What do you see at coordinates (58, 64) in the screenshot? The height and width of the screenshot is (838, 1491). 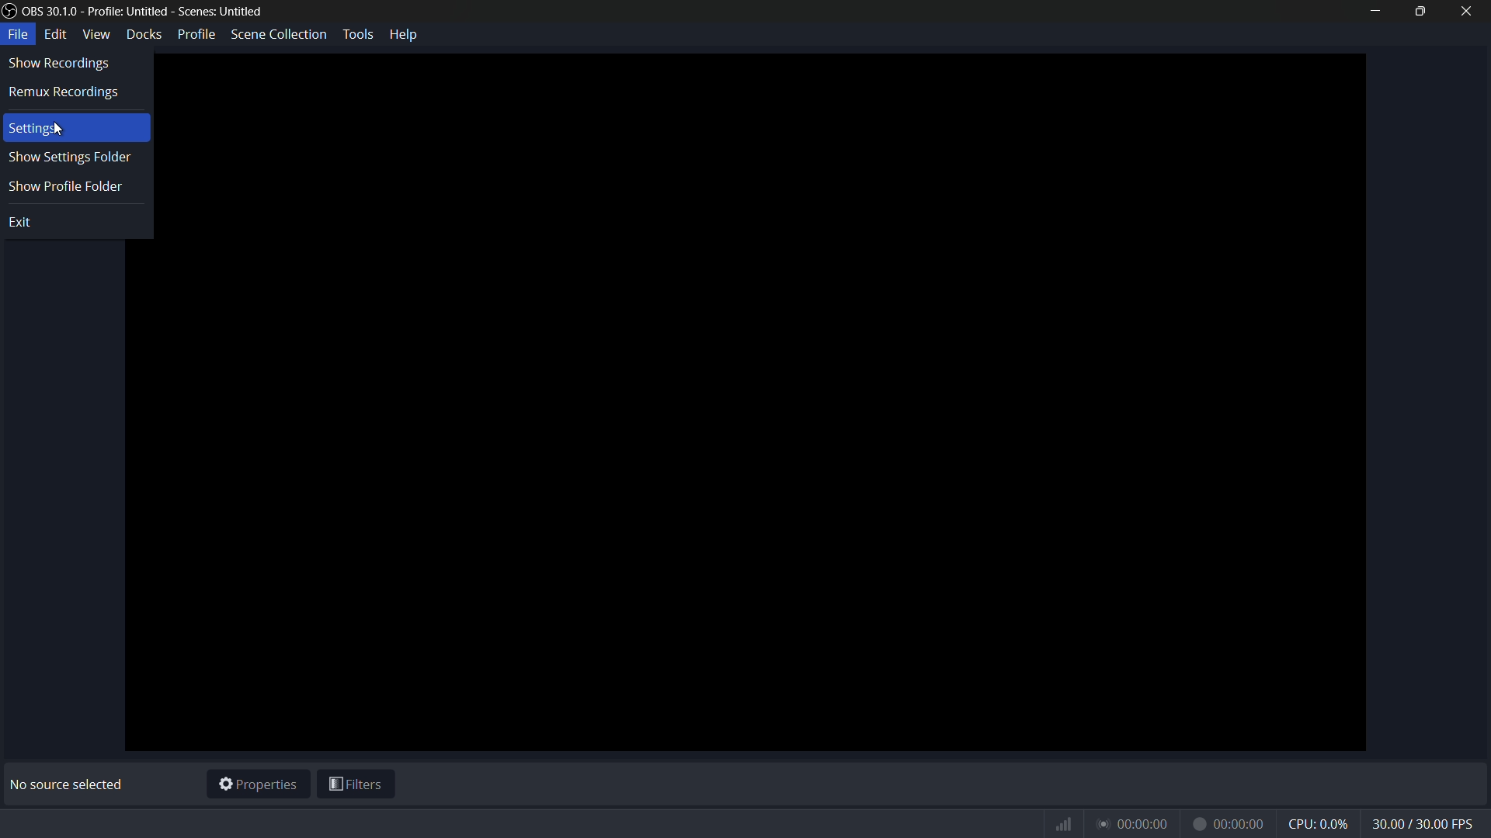 I see `show recordings` at bounding box center [58, 64].